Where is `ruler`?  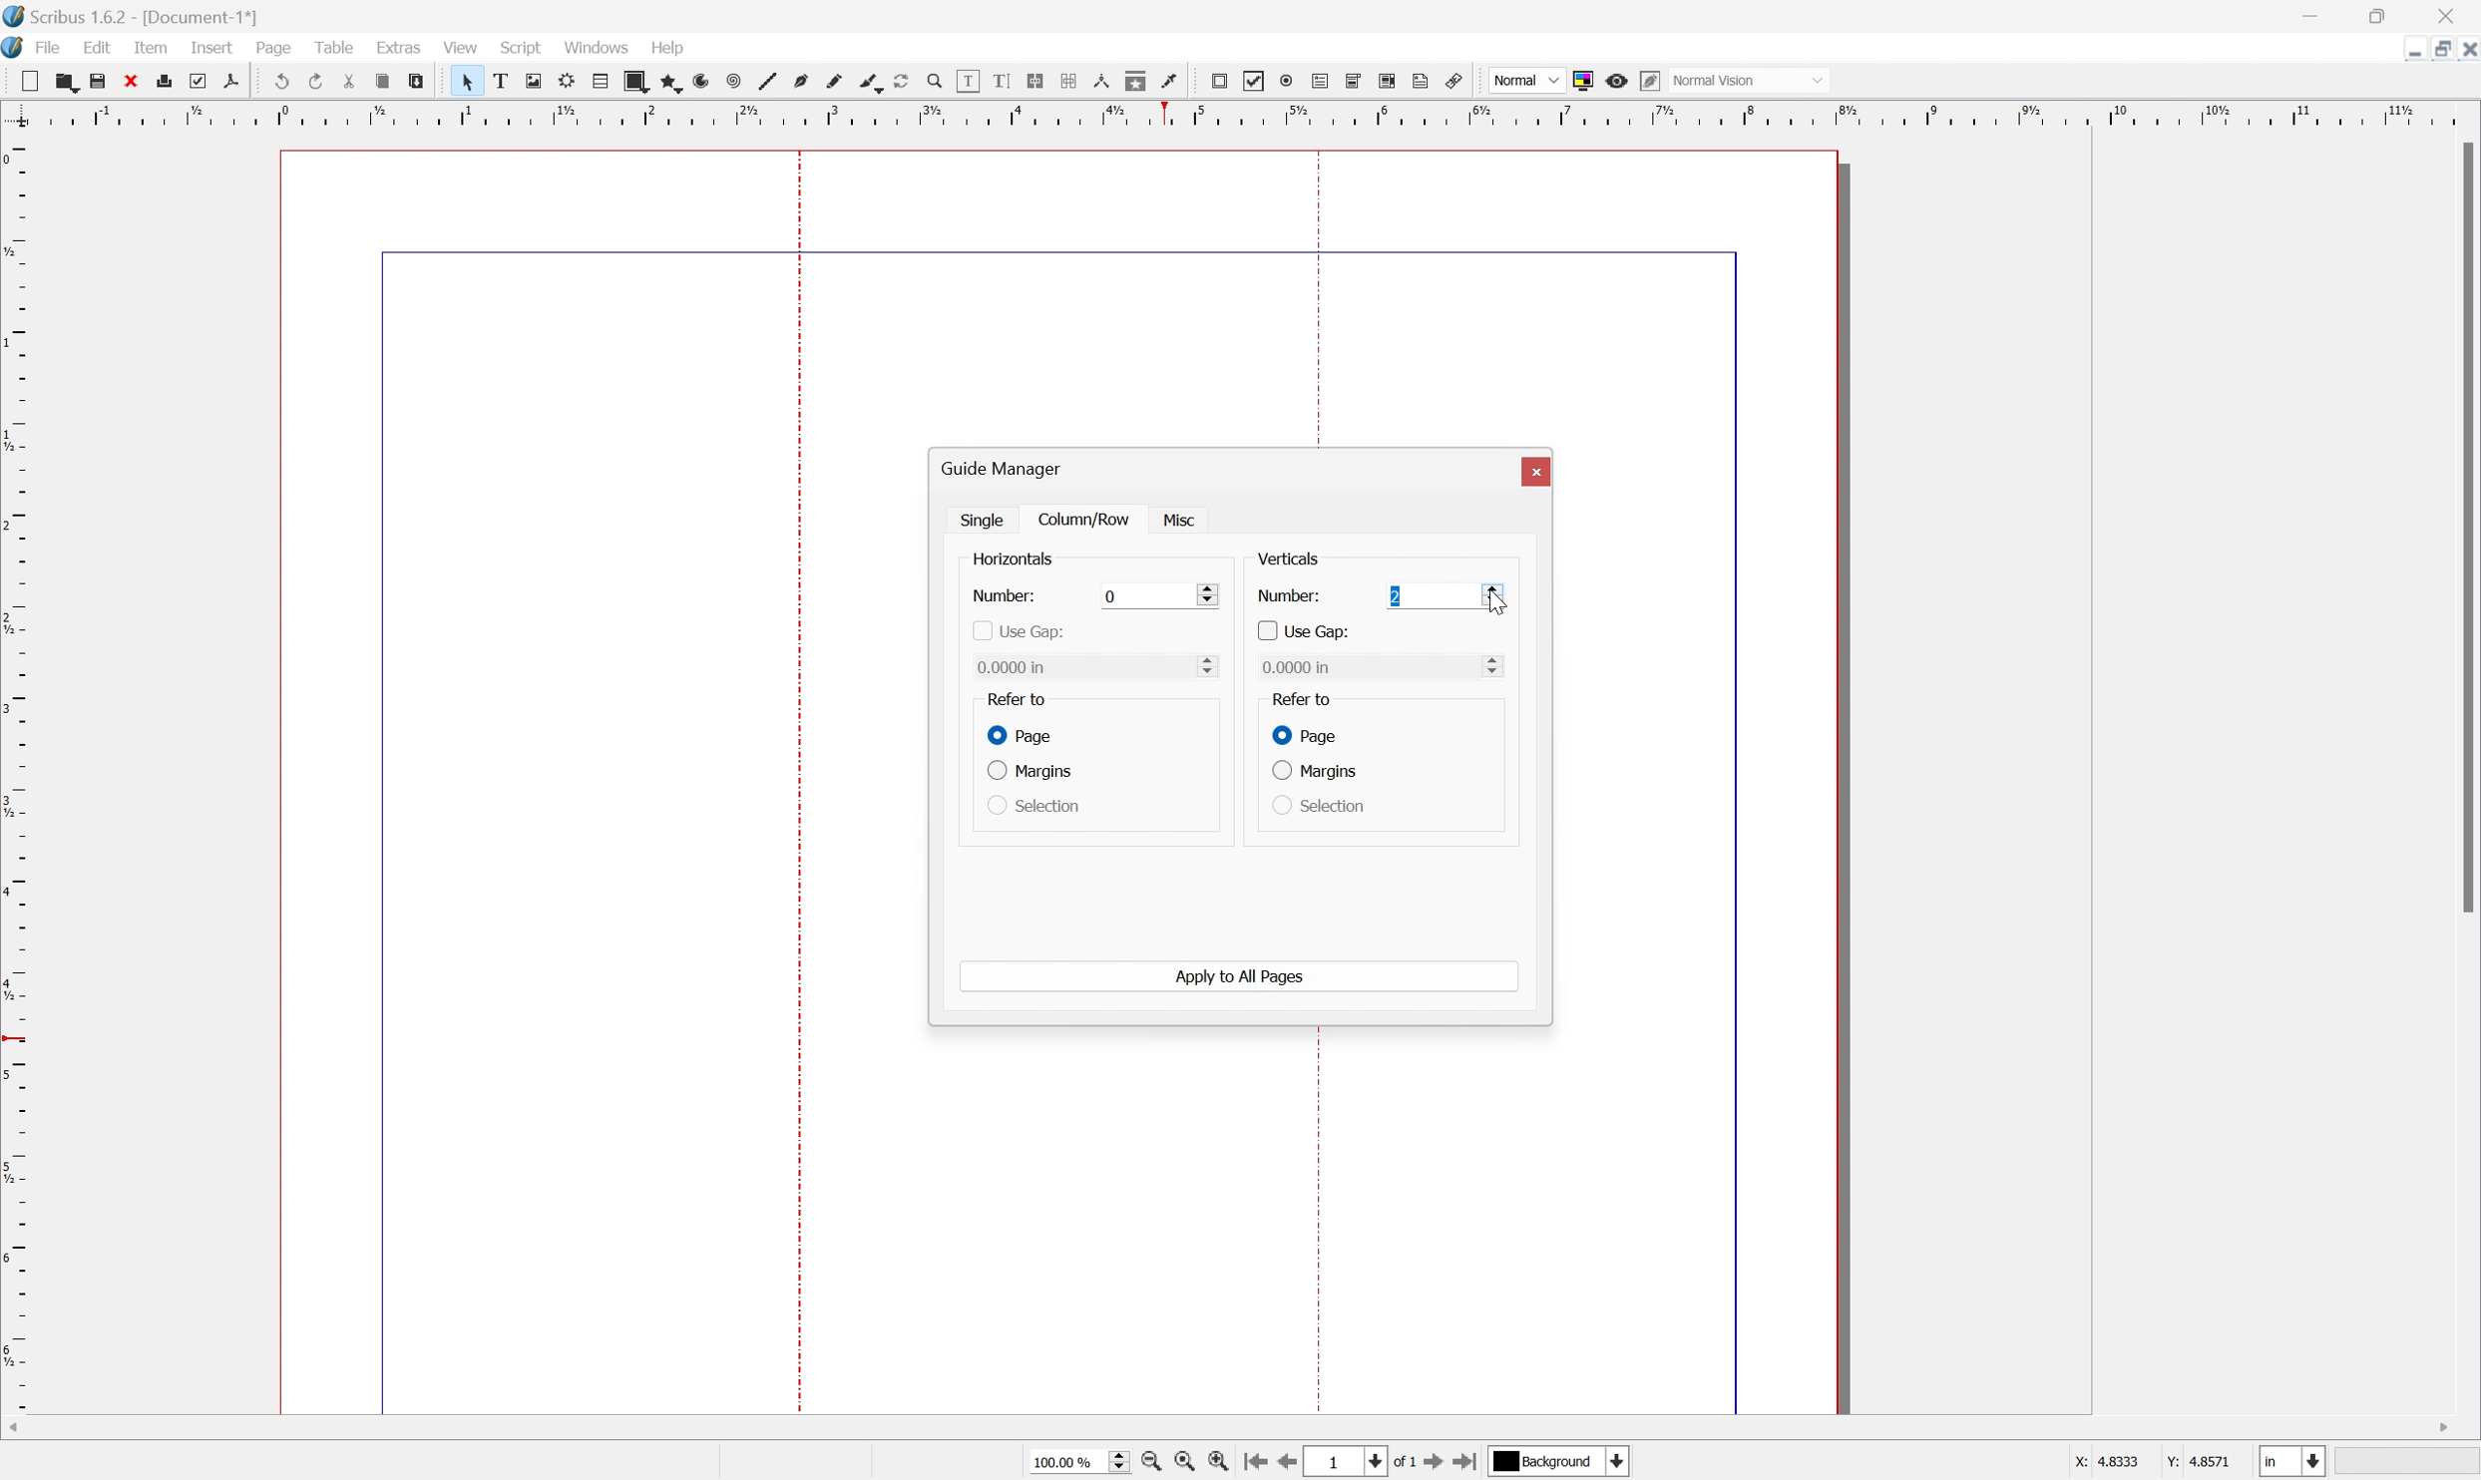 ruler is located at coordinates (16, 771).